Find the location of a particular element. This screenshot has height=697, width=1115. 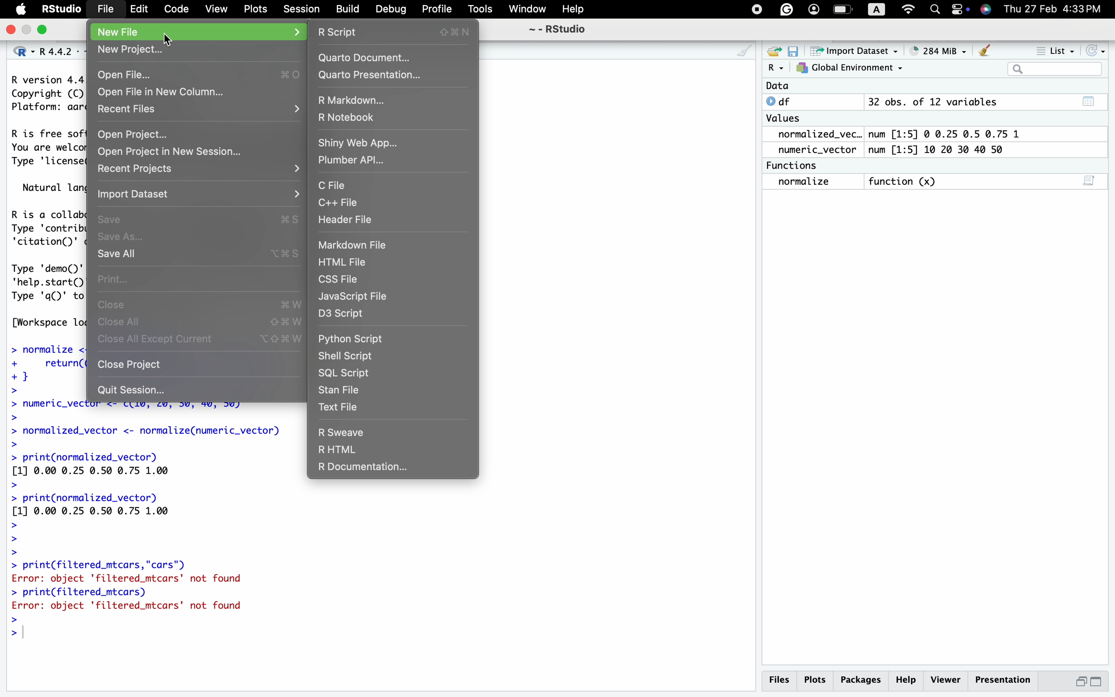

Recent Files is located at coordinates (124, 109).